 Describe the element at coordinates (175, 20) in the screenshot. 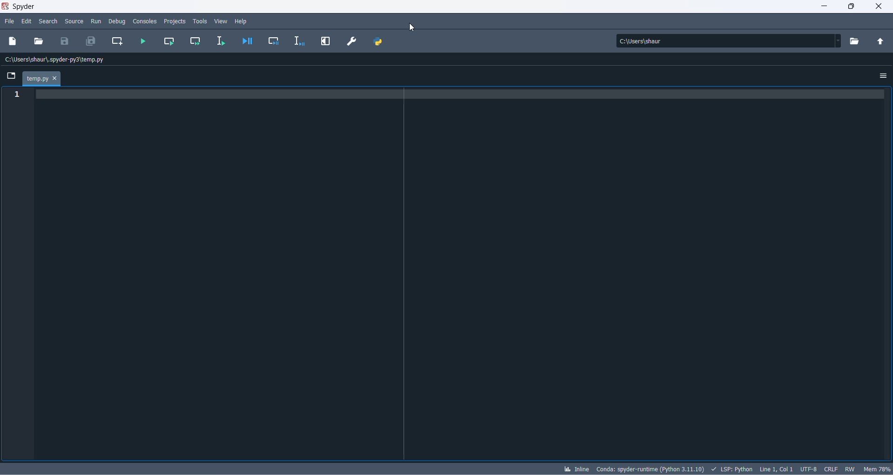

I see `projects` at that location.